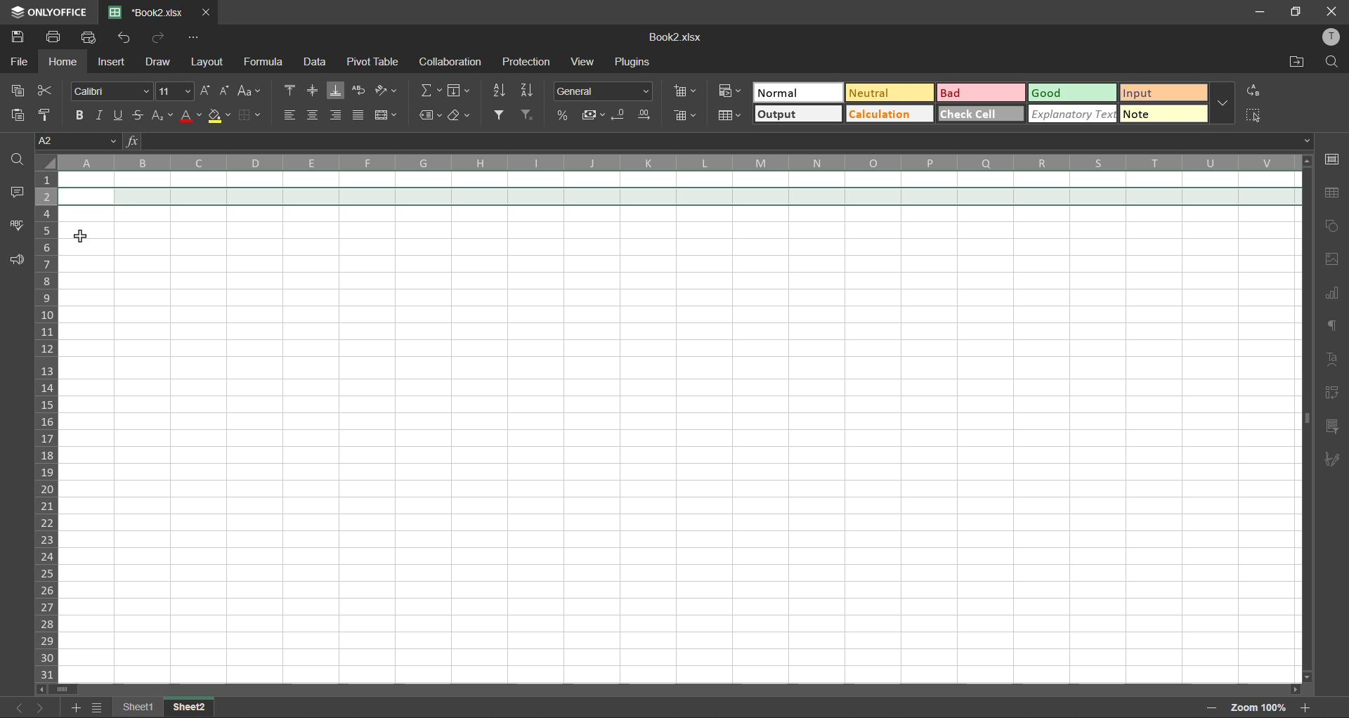 This screenshot has width=1349, height=718. I want to click on select all, so click(1253, 115).